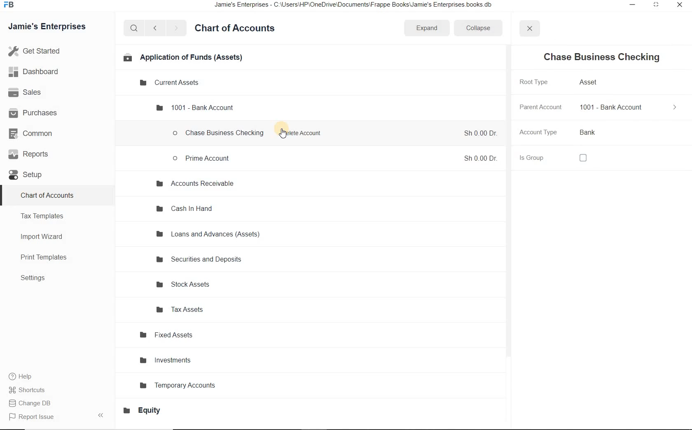 The image size is (692, 430). I want to click on Purchases, so click(37, 112).